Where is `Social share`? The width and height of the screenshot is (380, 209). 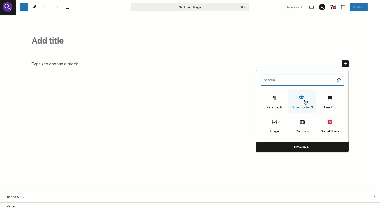 Social share is located at coordinates (331, 126).